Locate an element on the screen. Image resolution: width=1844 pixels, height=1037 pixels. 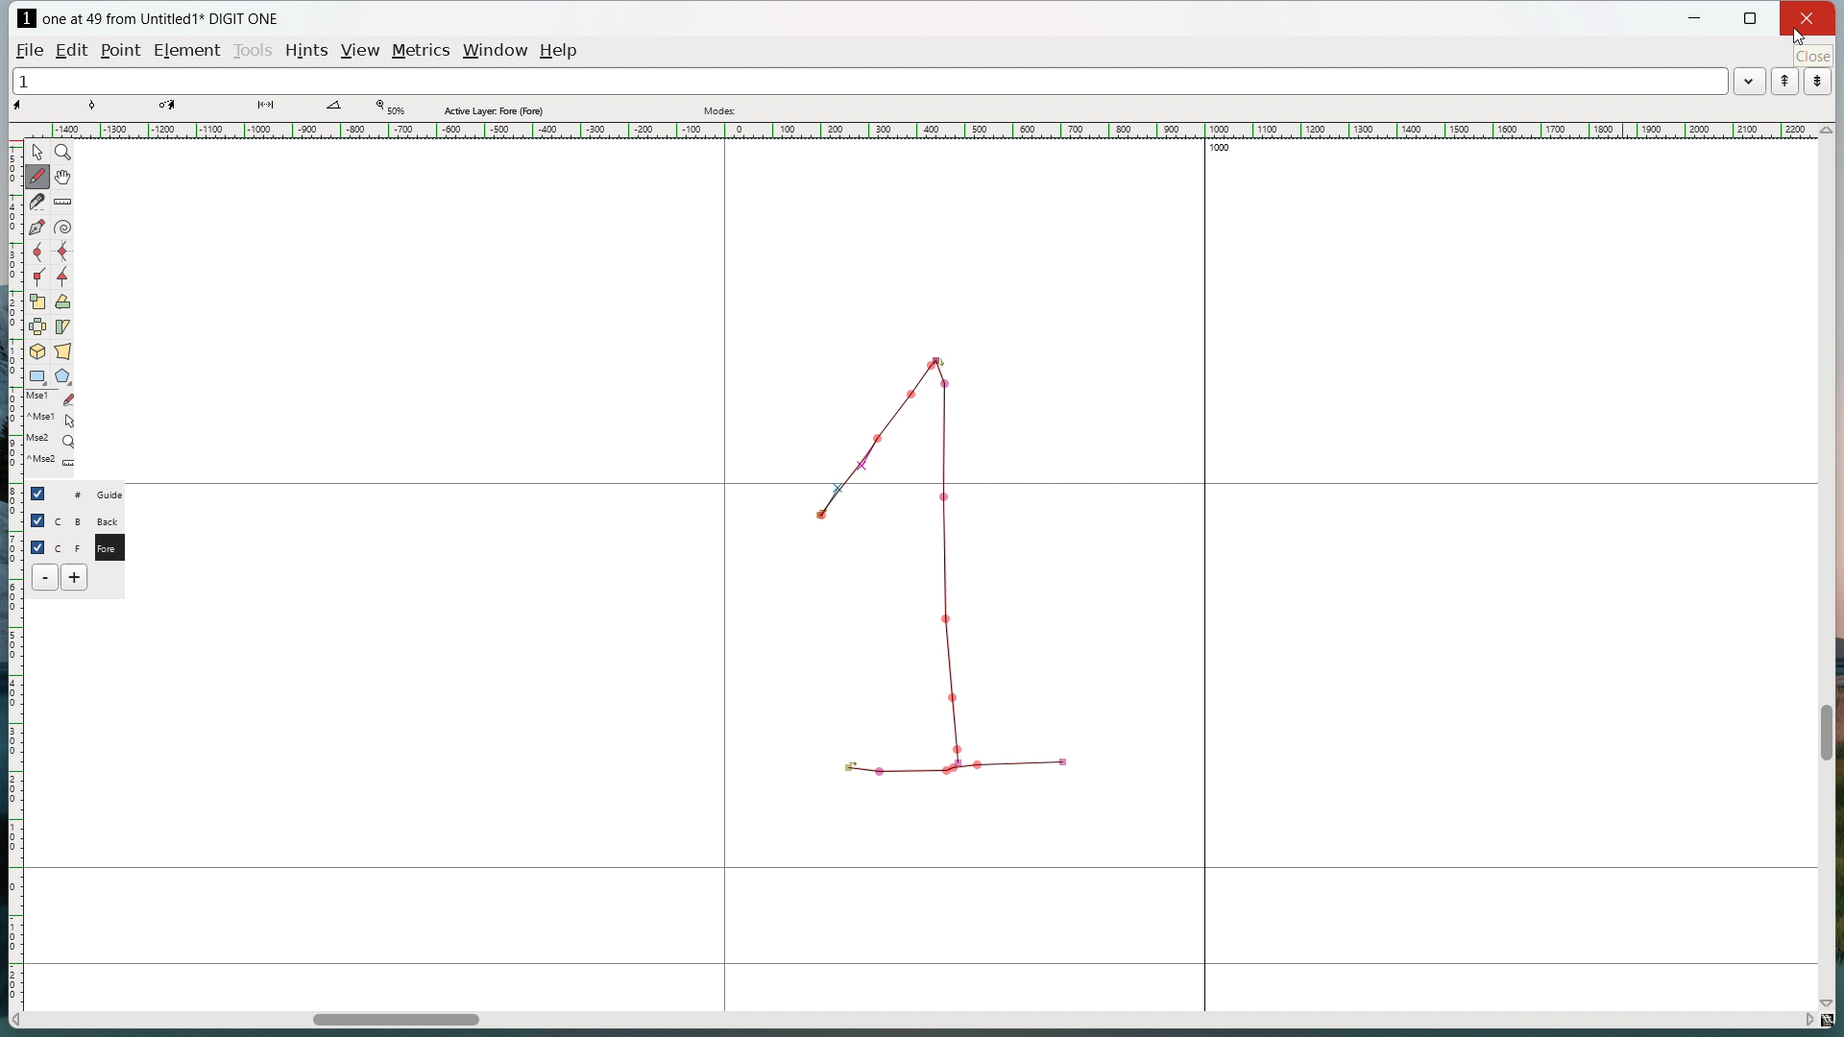
perspective transformation is located at coordinates (62, 350).